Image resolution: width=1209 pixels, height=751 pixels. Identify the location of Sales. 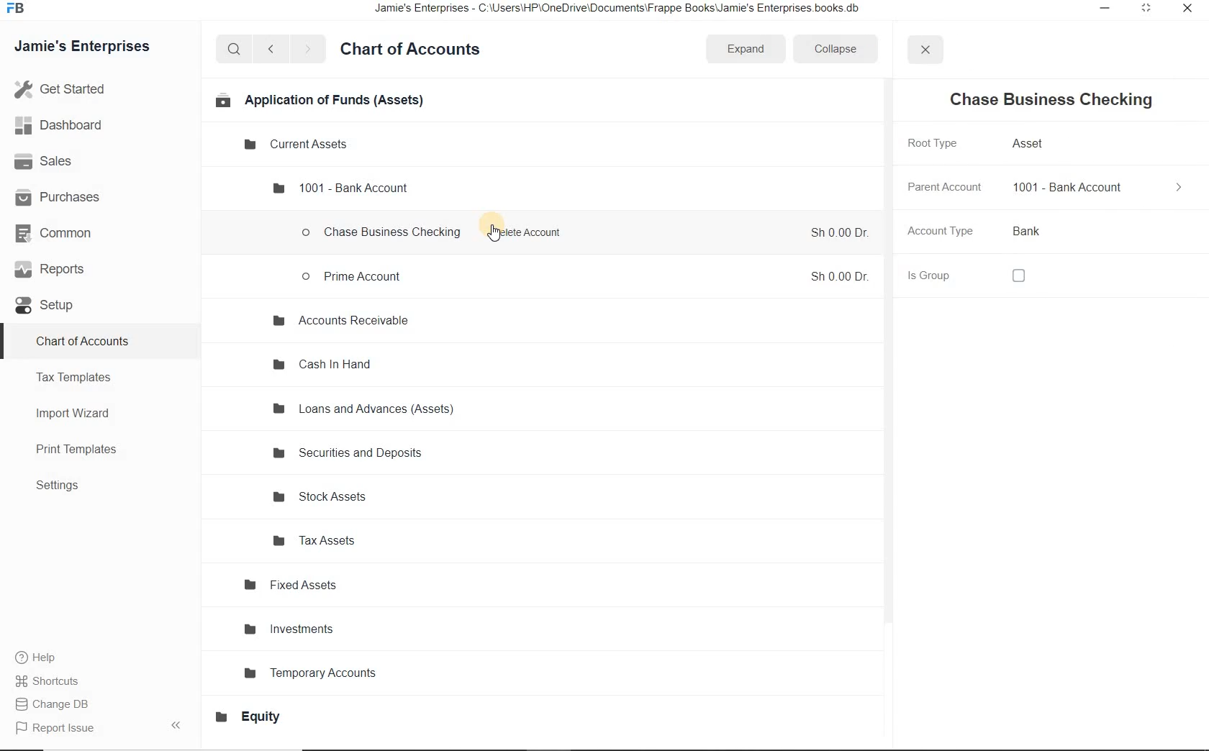
(63, 162).